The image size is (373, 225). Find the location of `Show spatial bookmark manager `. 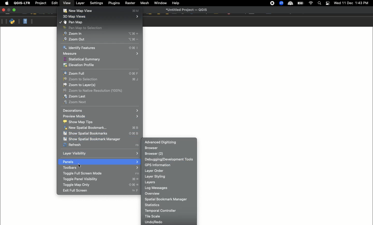

Show spatial bookmark manager  is located at coordinates (100, 139).